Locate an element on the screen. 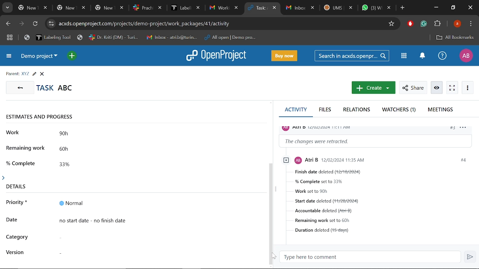 This screenshot has height=269, width=479. Close is located at coordinates (470, 8).